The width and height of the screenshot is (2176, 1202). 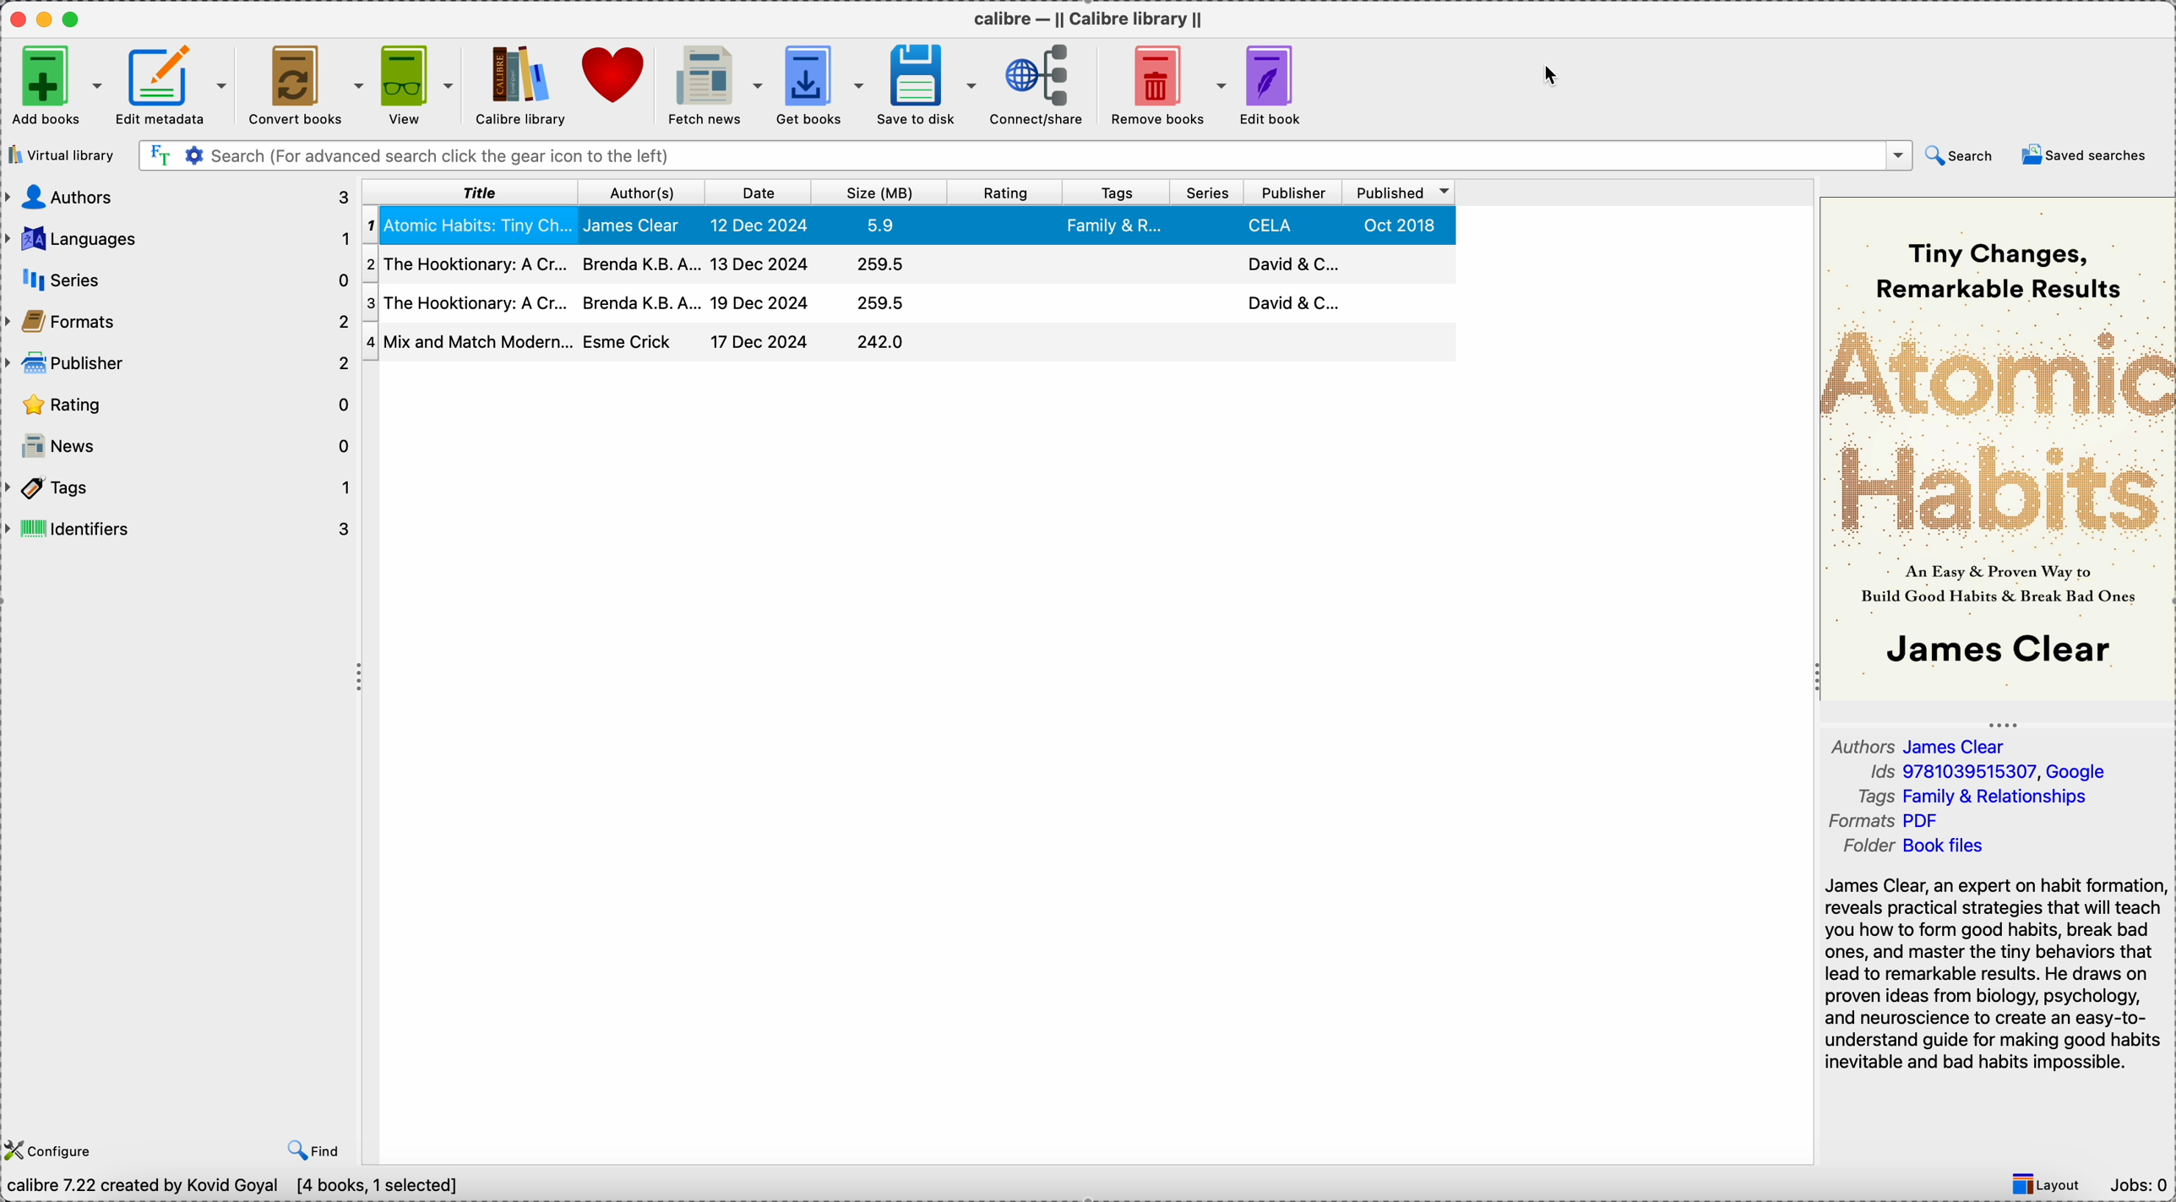 What do you see at coordinates (1009, 192) in the screenshot?
I see `rating` at bounding box center [1009, 192].